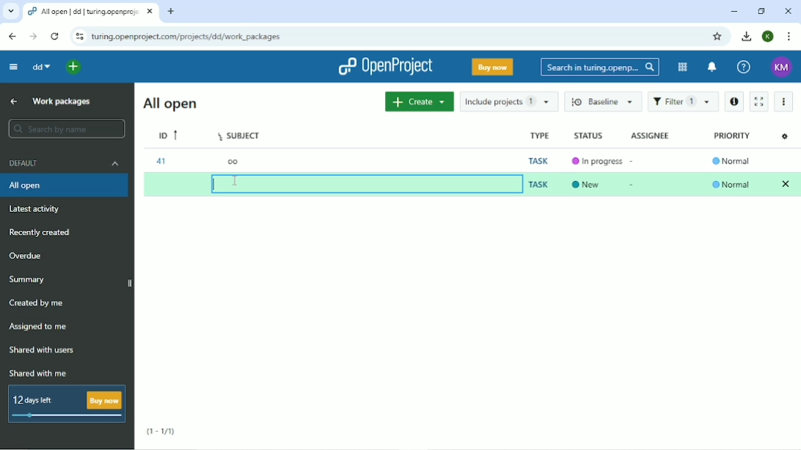  I want to click on Task, so click(538, 184).